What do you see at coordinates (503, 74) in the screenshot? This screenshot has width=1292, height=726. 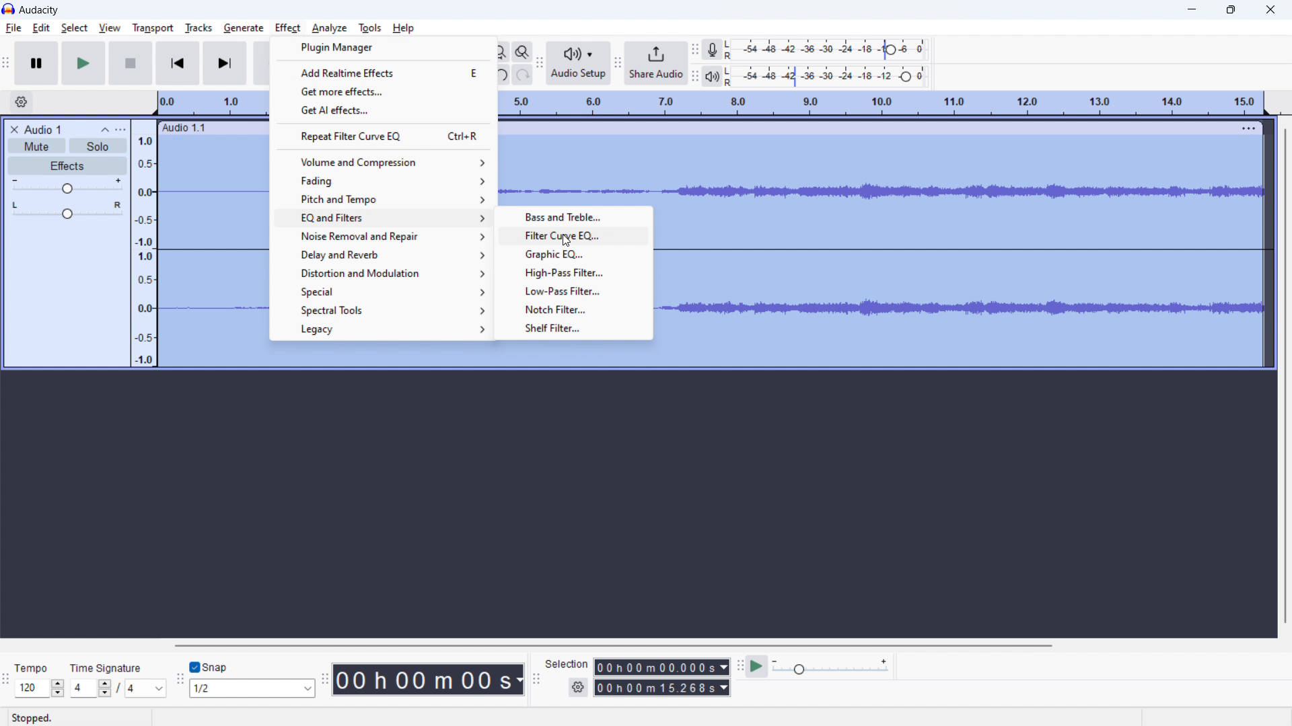 I see `undo` at bounding box center [503, 74].